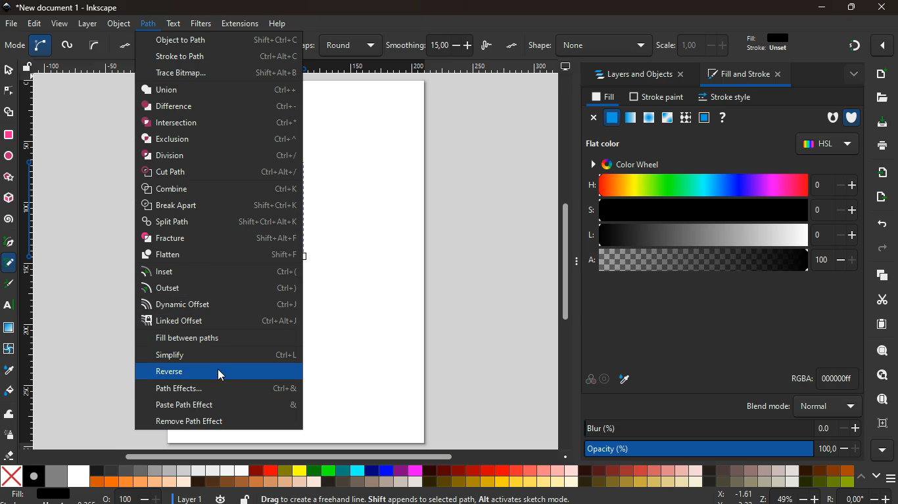 Image resolution: width=898 pixels, height=504 pixels. Describe the element at coordinates (852, 9) in the screenshot. I see `maximize` at that location.